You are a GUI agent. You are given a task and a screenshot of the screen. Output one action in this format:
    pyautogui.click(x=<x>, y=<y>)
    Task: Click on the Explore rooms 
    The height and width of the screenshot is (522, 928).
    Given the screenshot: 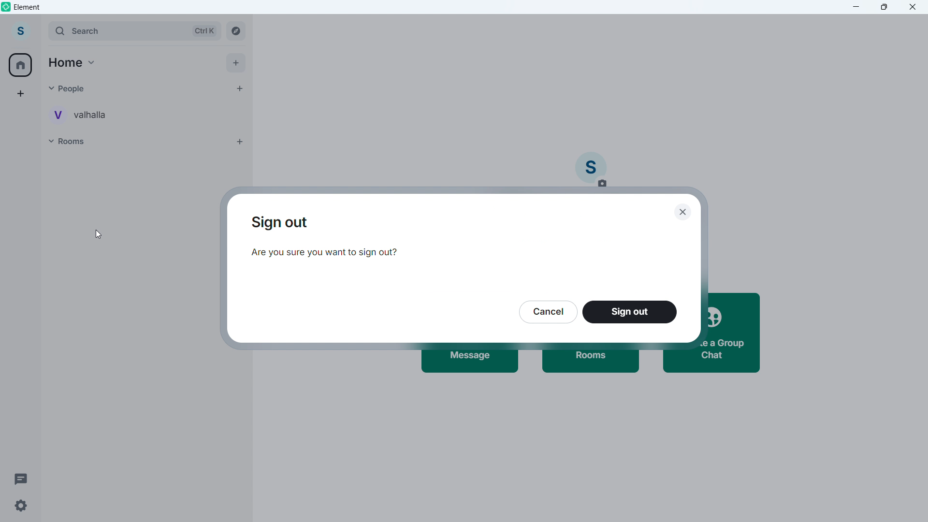 What is the action you would take?
    pyautogui.click(x=236, y=30)
    